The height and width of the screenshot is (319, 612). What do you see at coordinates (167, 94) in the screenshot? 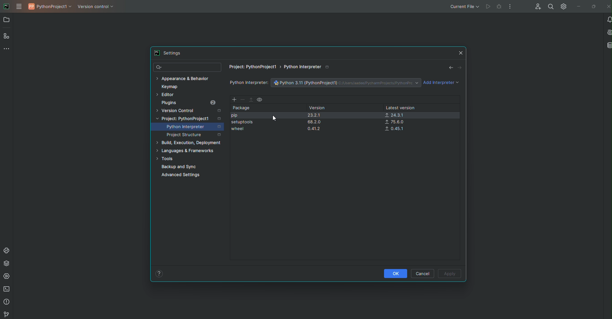
I see `Editor` at bounding box center [167, 94].